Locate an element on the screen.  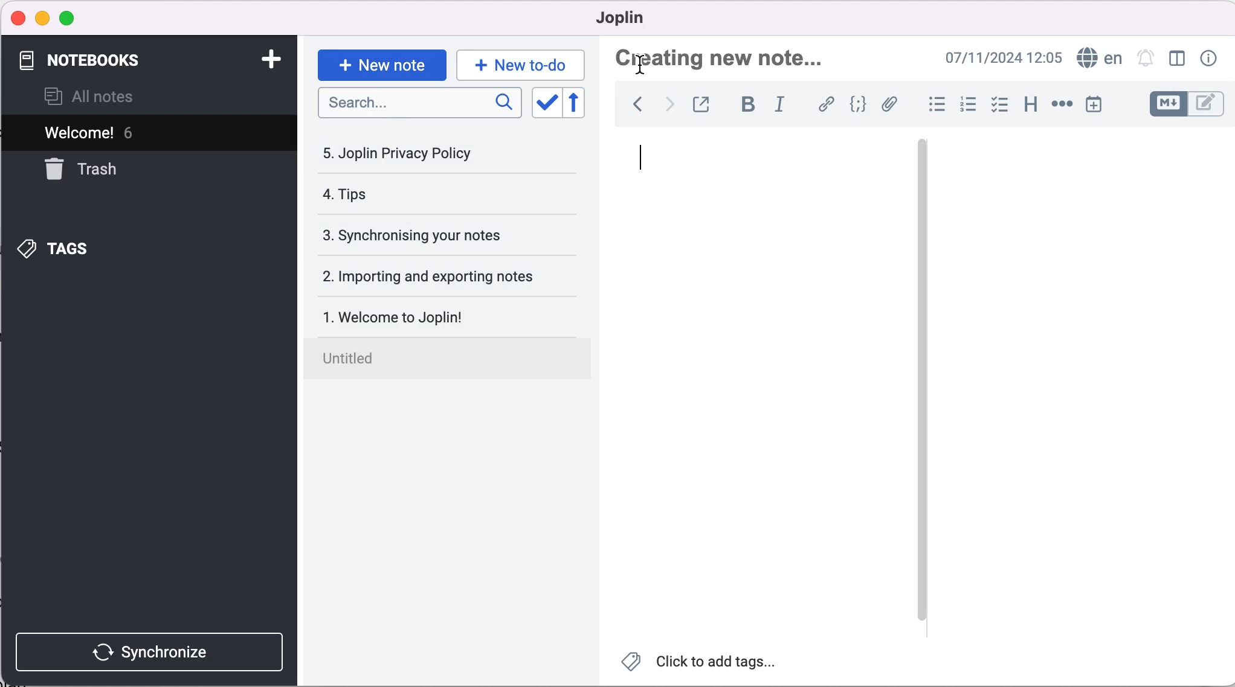
importing and exporting notes is located at coordinates (436, 276).